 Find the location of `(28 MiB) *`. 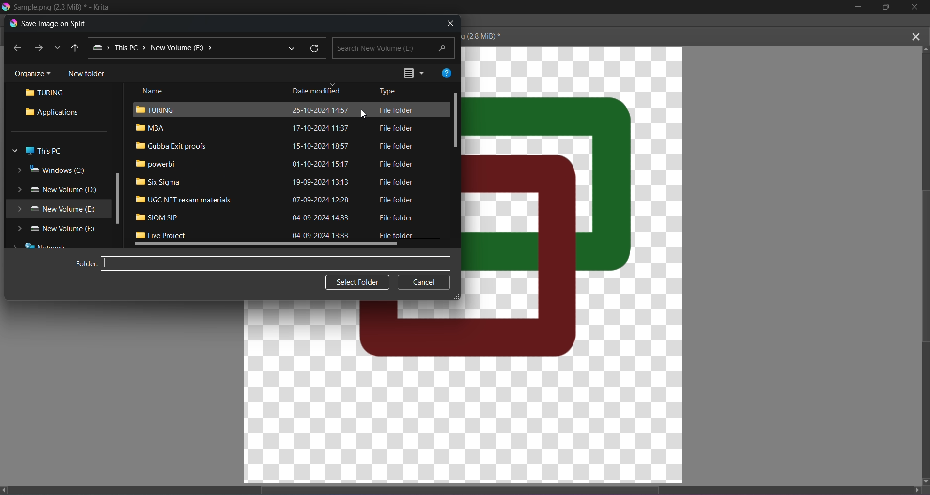

(28 MiB) * is located at coordinates (482, 36).